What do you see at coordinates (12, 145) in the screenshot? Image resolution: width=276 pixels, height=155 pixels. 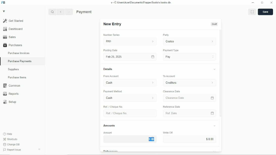 I see `Change DB` at bounding box center [12, 145].